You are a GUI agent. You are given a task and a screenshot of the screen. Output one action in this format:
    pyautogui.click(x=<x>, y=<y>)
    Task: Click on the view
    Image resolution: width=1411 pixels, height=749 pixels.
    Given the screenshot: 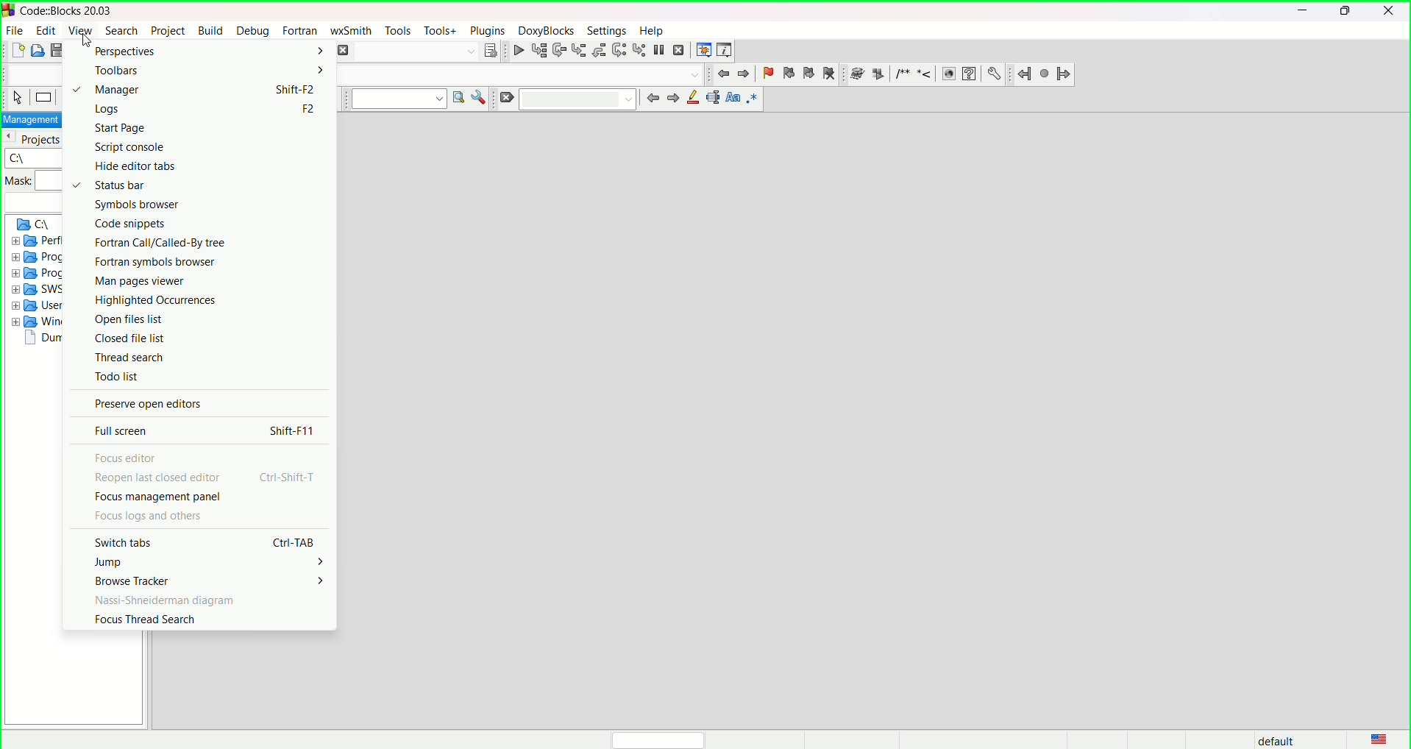 What is the action you would take?
    pyautogui.click(x=78, y=31)
    